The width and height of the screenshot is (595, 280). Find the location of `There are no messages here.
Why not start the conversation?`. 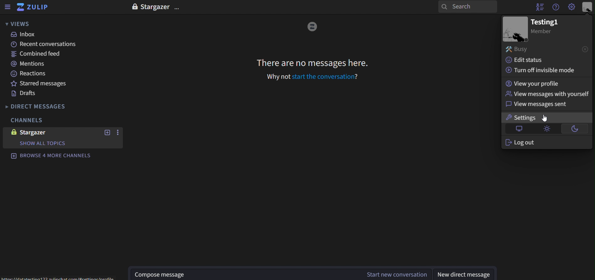

There are no messages here.
Why not start the conversation? is located at coordinates (313, 63).